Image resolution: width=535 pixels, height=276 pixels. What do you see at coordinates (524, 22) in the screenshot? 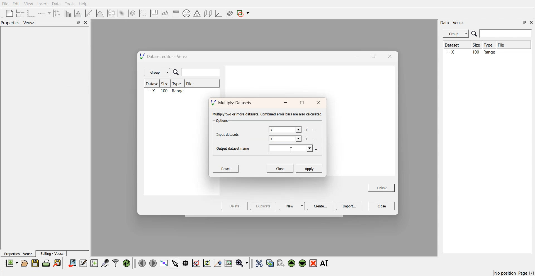
I see `minimise or maximise` at bounding box center [524, 22].